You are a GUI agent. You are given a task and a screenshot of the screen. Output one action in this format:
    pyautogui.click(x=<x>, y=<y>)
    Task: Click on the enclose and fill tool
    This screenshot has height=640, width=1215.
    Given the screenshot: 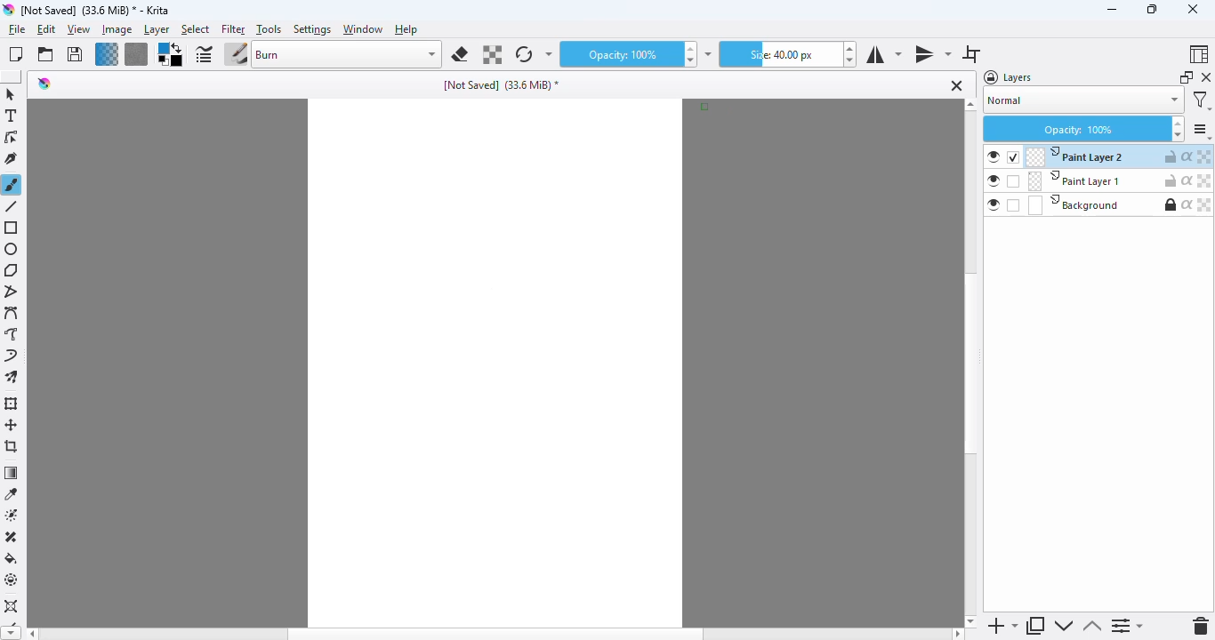 What is the action you would take?
    pyautogui.click(x=12, y=580)
    